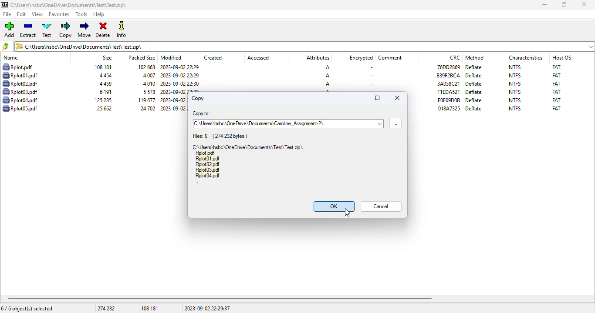 The height and width of the screenshot is (313, 595). I want to click on .zip archive, so click(304, 46).